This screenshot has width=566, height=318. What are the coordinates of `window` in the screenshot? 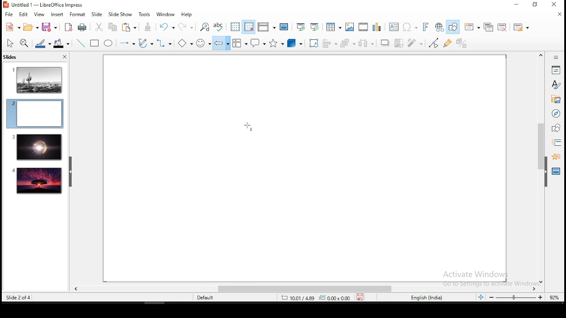 It's located at (165, 15).